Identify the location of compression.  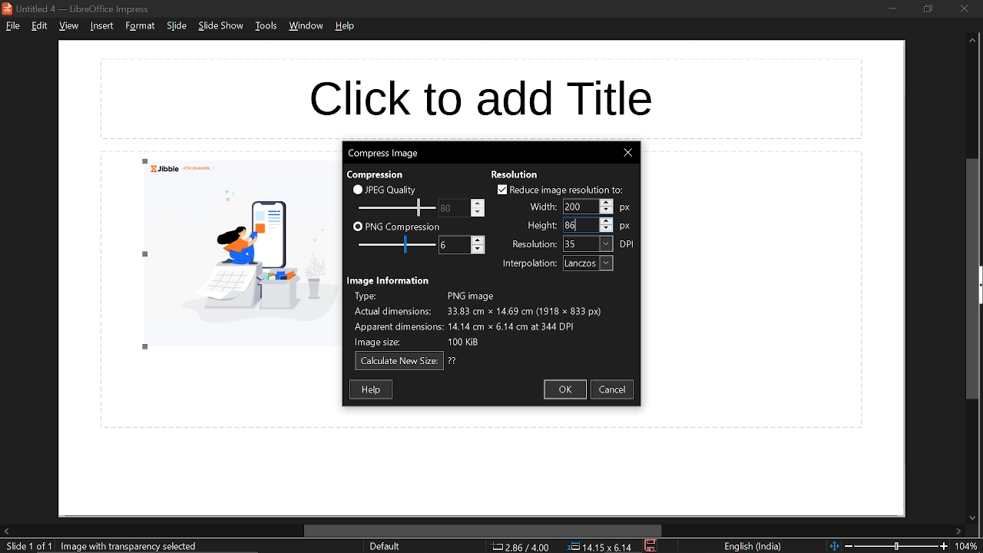
(374, 175).